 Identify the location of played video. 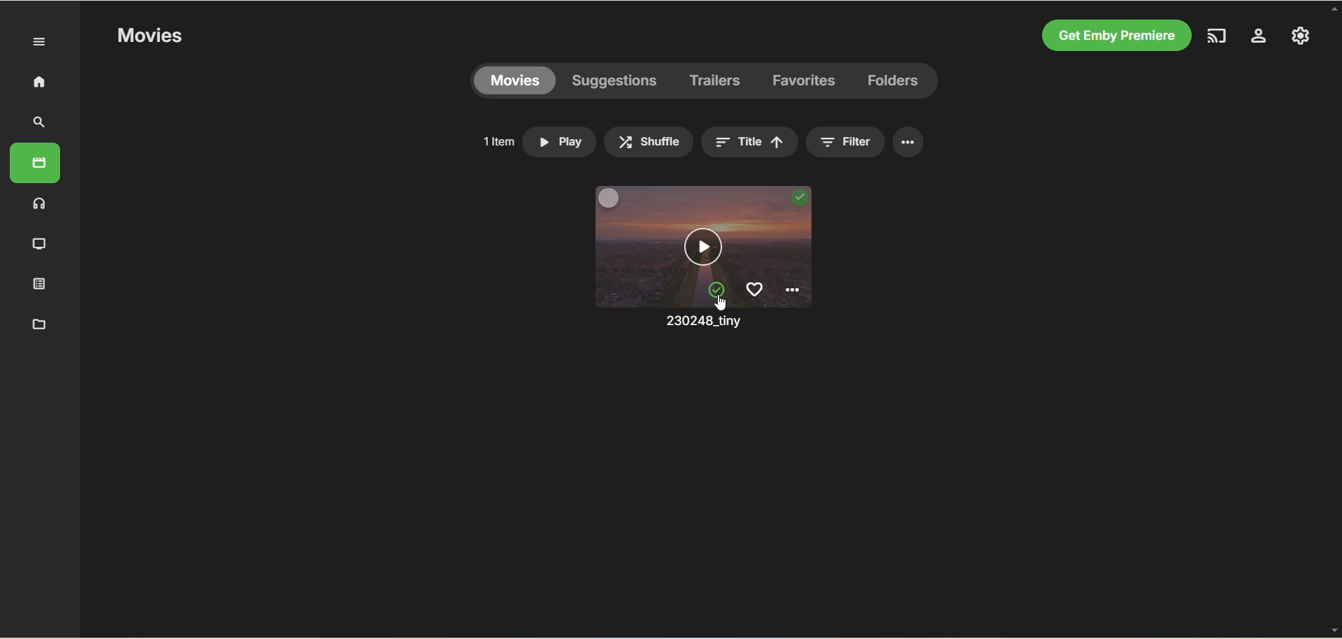
(798, 198).